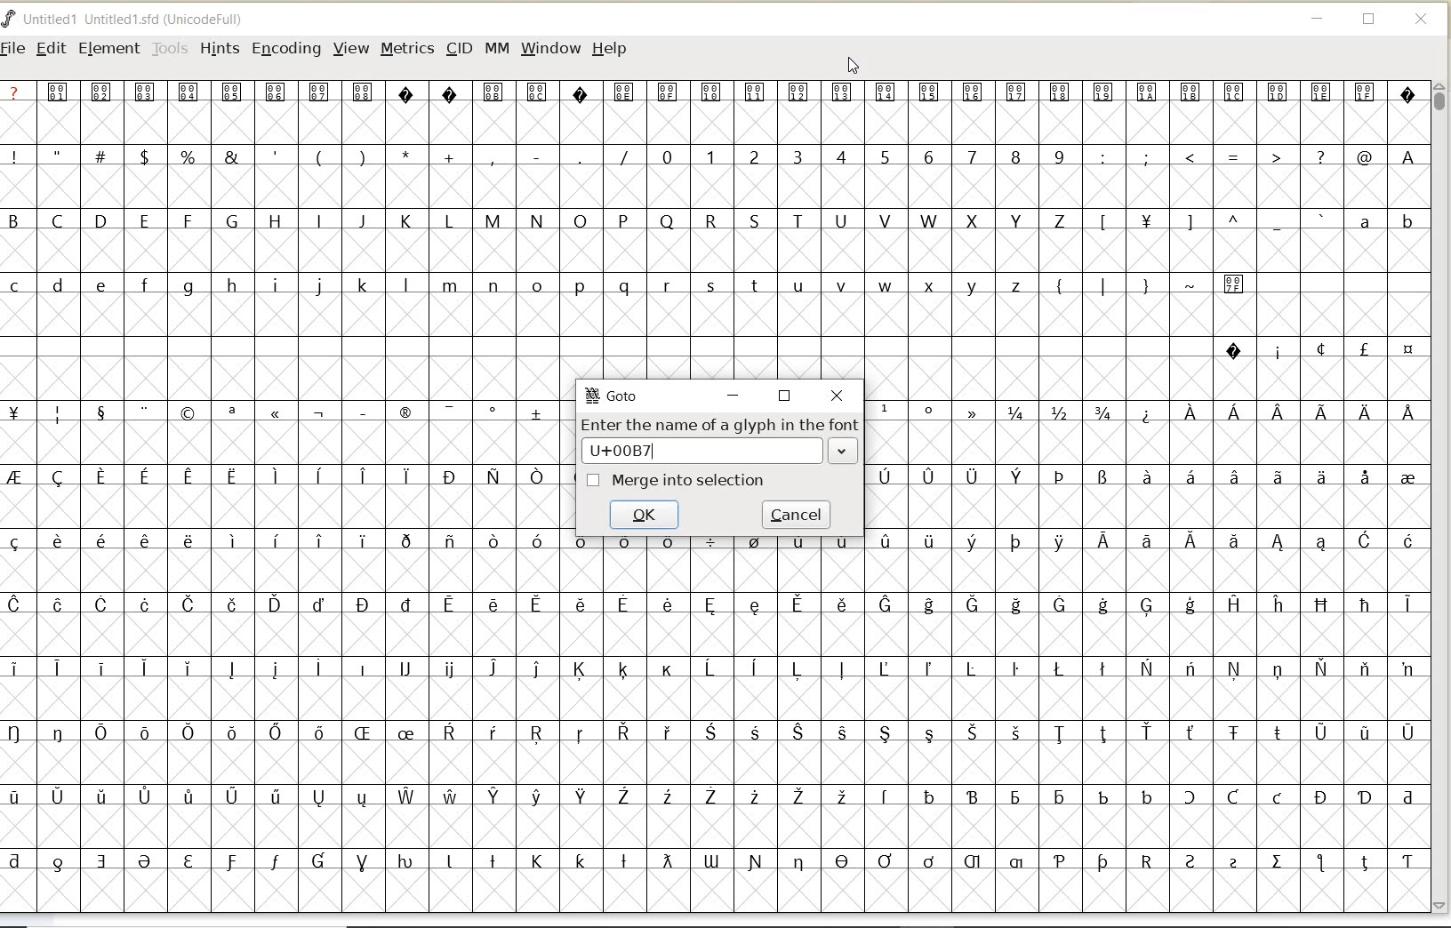 This screenshot has width=1451, height=928. Describe the element at coordinates (1319, 21) in the screenshot. I see `MINIMIZE` at that location.